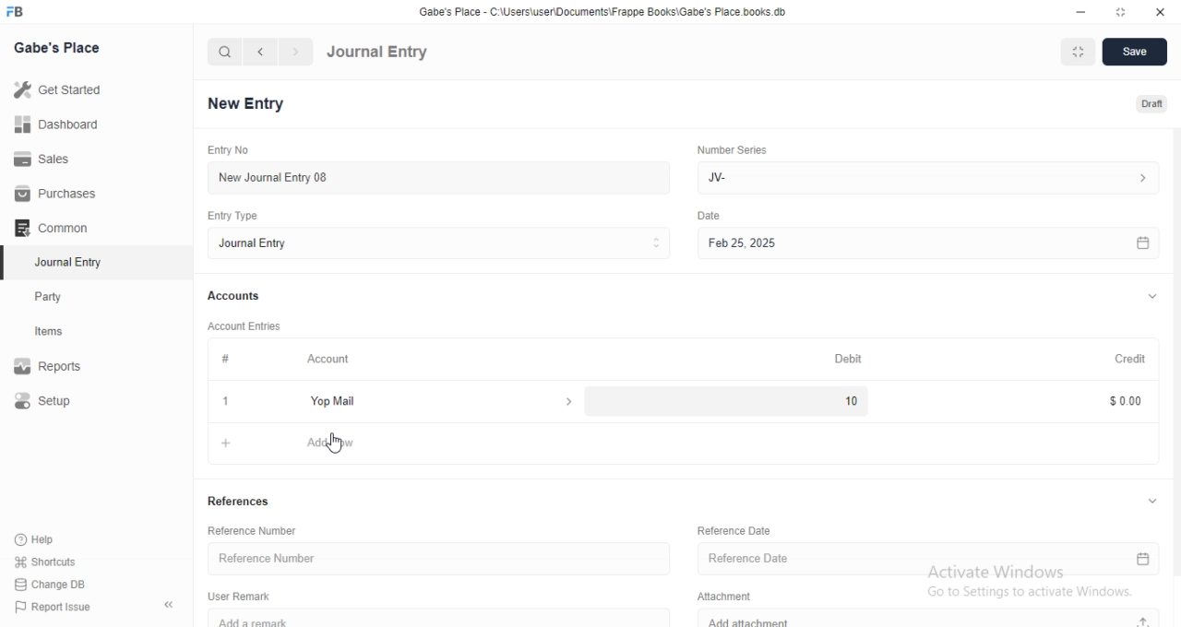 The image size is (1181, 627). Describe the element at coordinates (226, 148) in the screenshot. I see `Entry No` at that location.